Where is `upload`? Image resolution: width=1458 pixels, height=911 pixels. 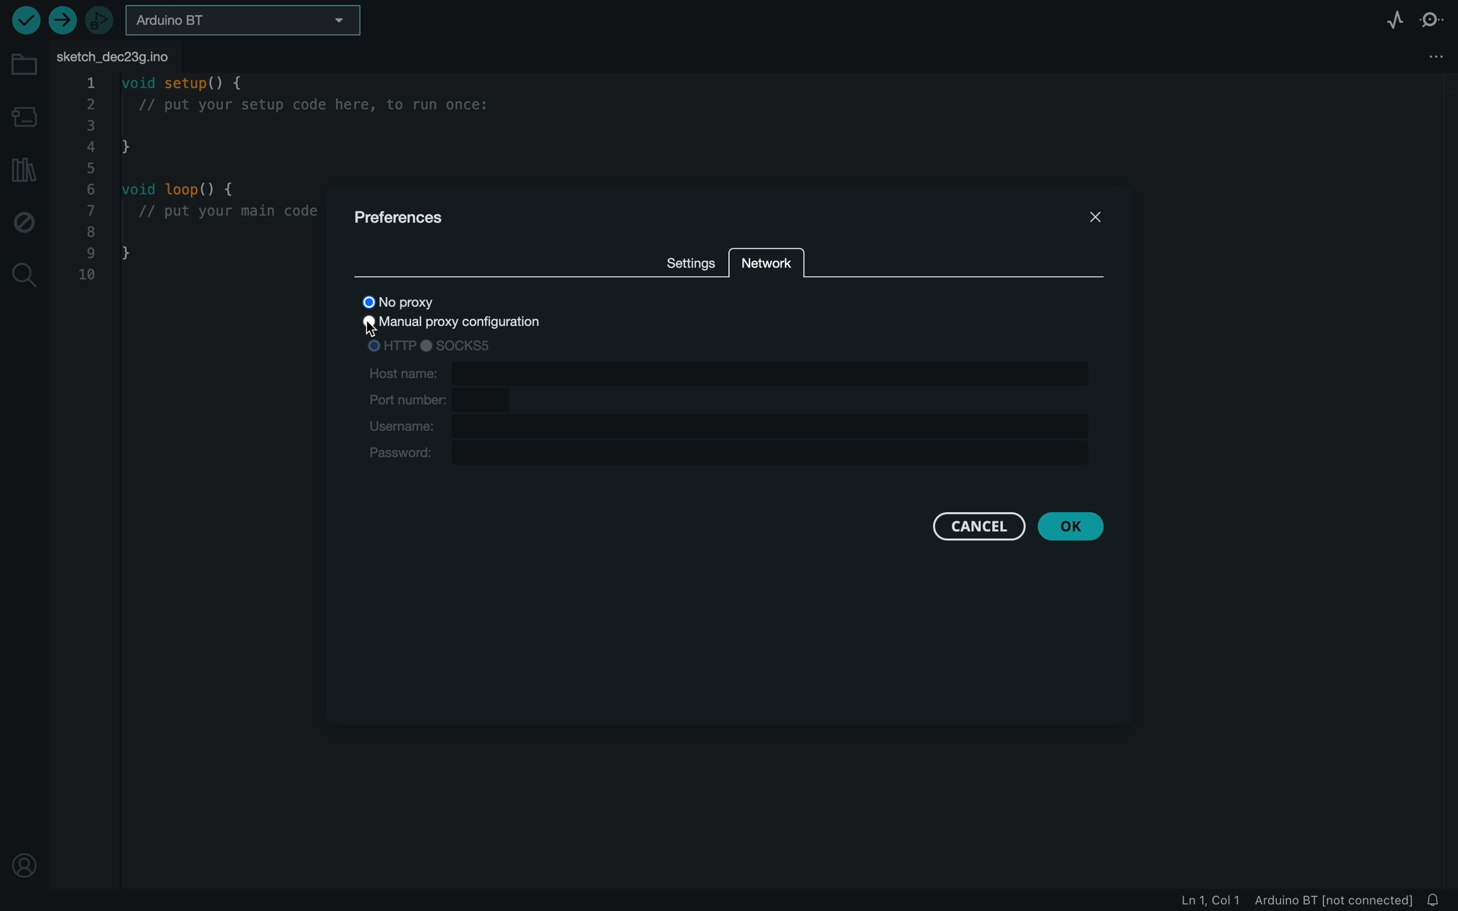 upload is located at coordinates (61, 19).